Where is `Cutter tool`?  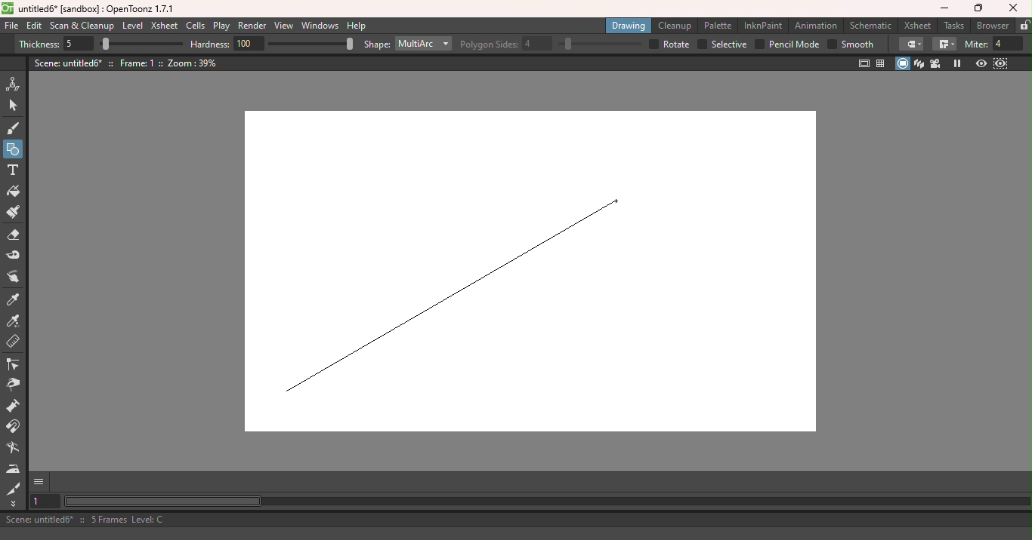
Cutter tool is located at coordinates (11, 487).